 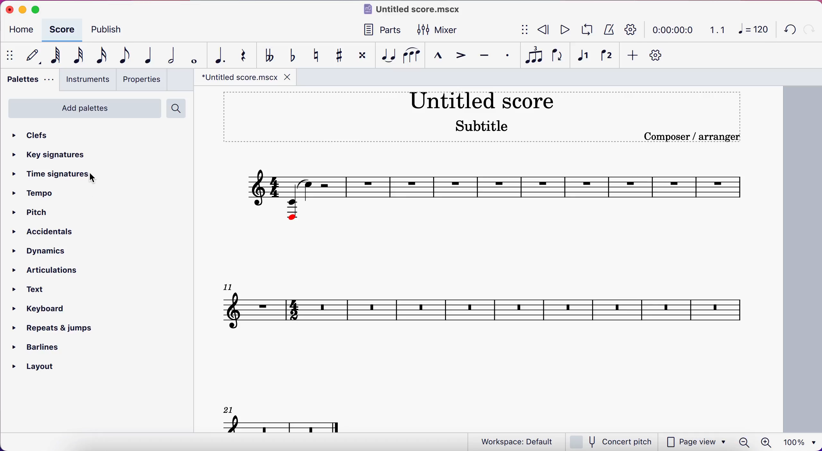 What do you see at coordinates (121, 56) in the screenshot?
I see `eight note` at bounding box center [121, 56].